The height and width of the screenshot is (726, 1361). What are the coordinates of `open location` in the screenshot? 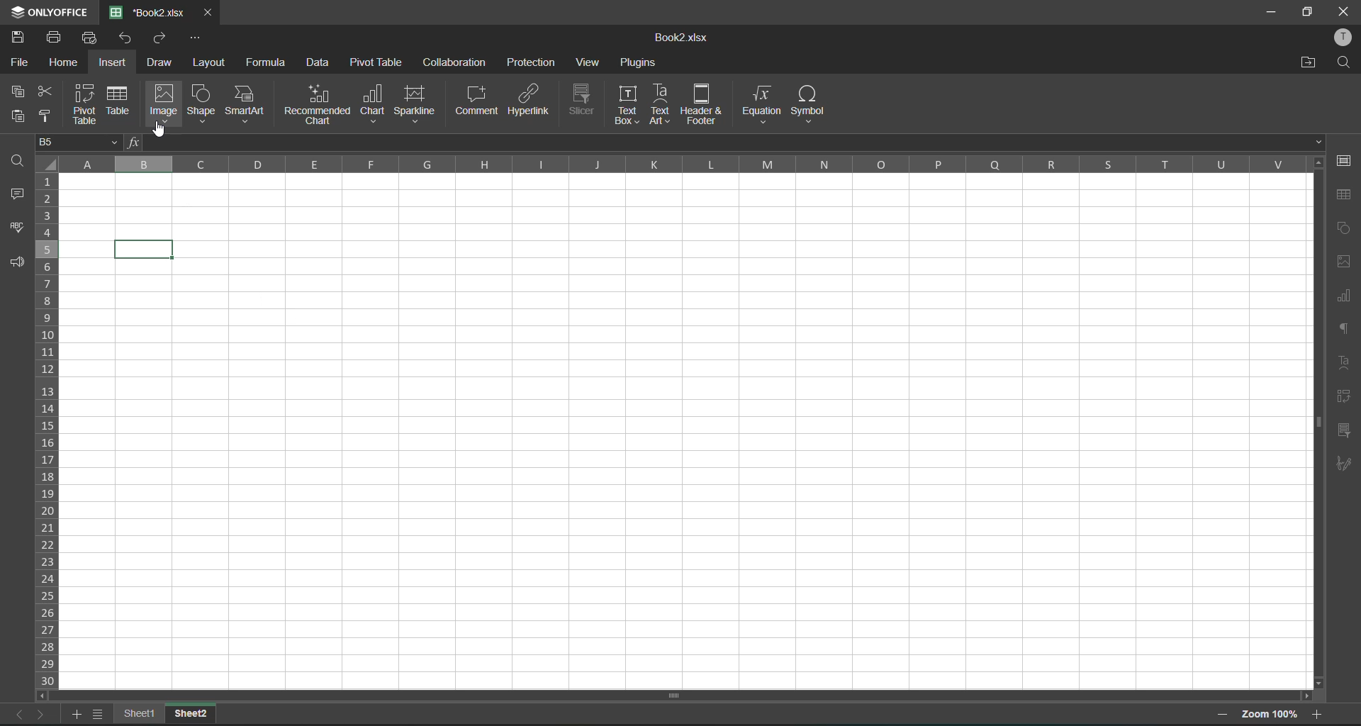 It's located at (1303, 64).